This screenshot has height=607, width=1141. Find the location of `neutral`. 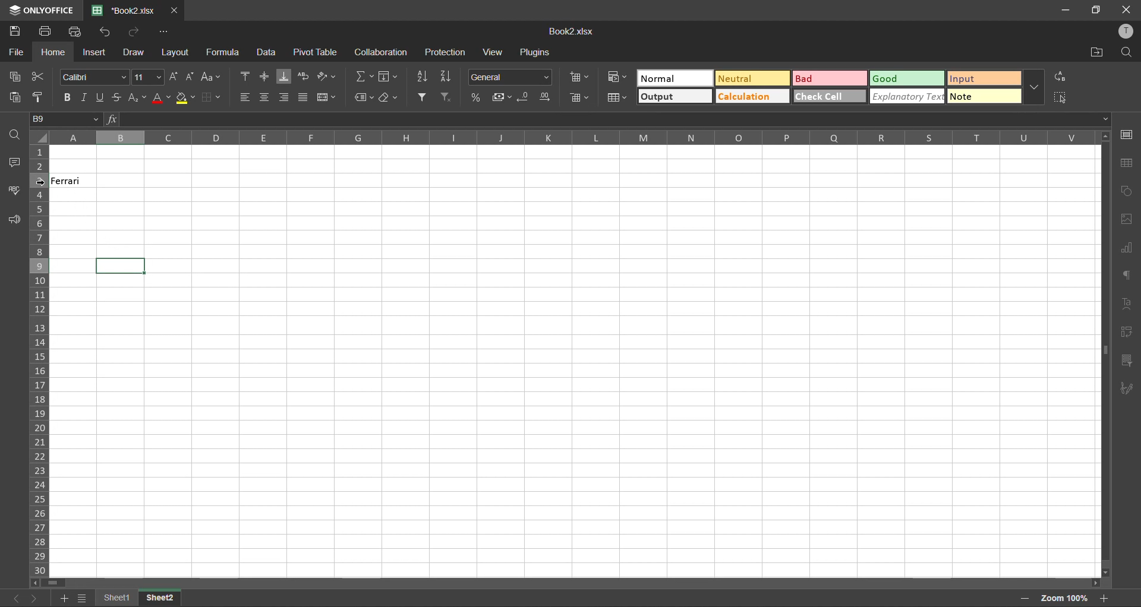

neutral is located at coordinates (755, 78).